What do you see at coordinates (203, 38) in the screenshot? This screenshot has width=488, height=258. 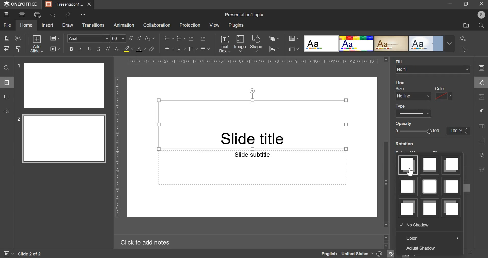 I see `increase indent` at bounding box center [203, 38].